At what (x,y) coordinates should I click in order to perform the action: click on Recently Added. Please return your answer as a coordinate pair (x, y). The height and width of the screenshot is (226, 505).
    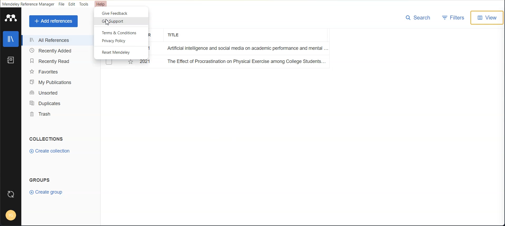
    Looking at the image, I should click on (59, 51).